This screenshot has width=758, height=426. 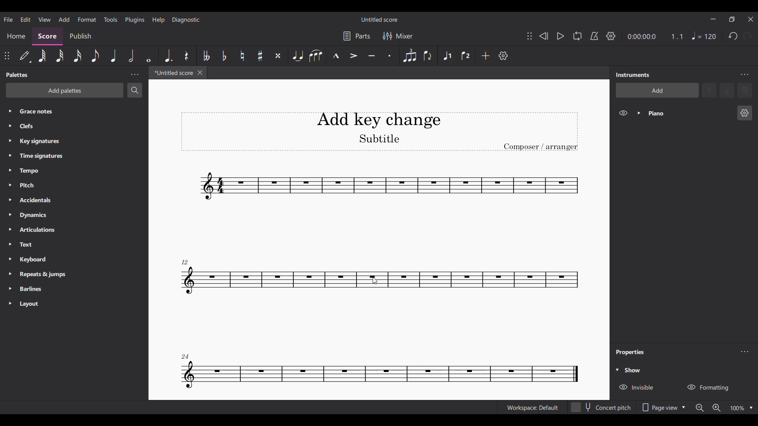 What do you see at coordinates (397, 36) in the screenshot?
I see `Mixer` at bounding box center [397, 36].